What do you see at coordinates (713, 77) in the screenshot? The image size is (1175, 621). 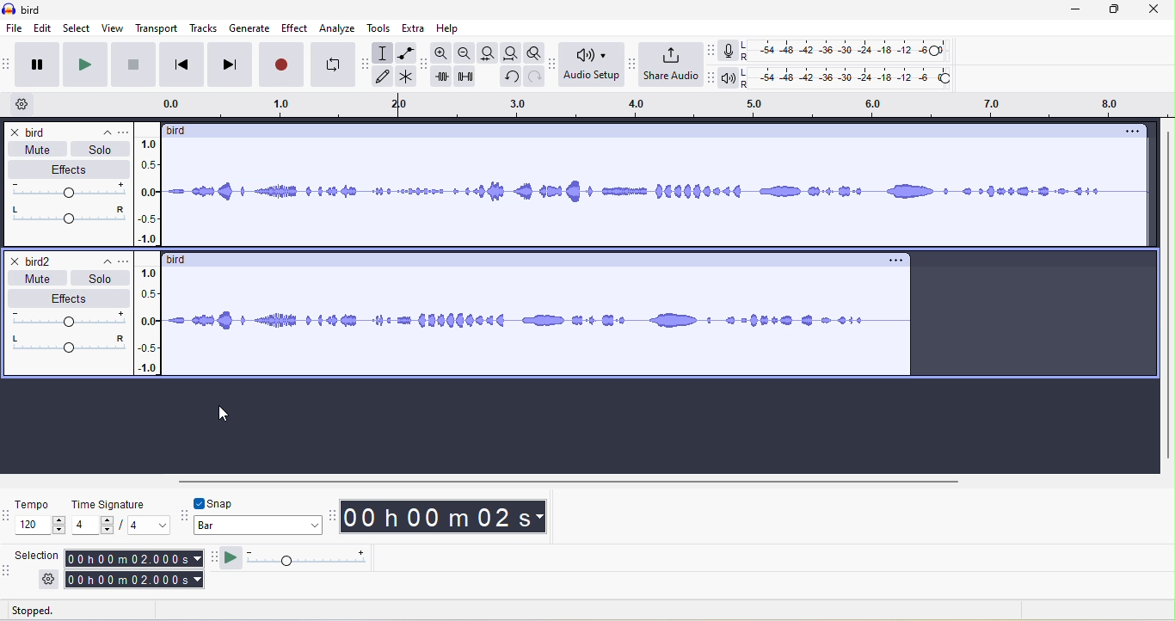 I see `audacity playback meter toolbar` at bounding box center [713, 77].